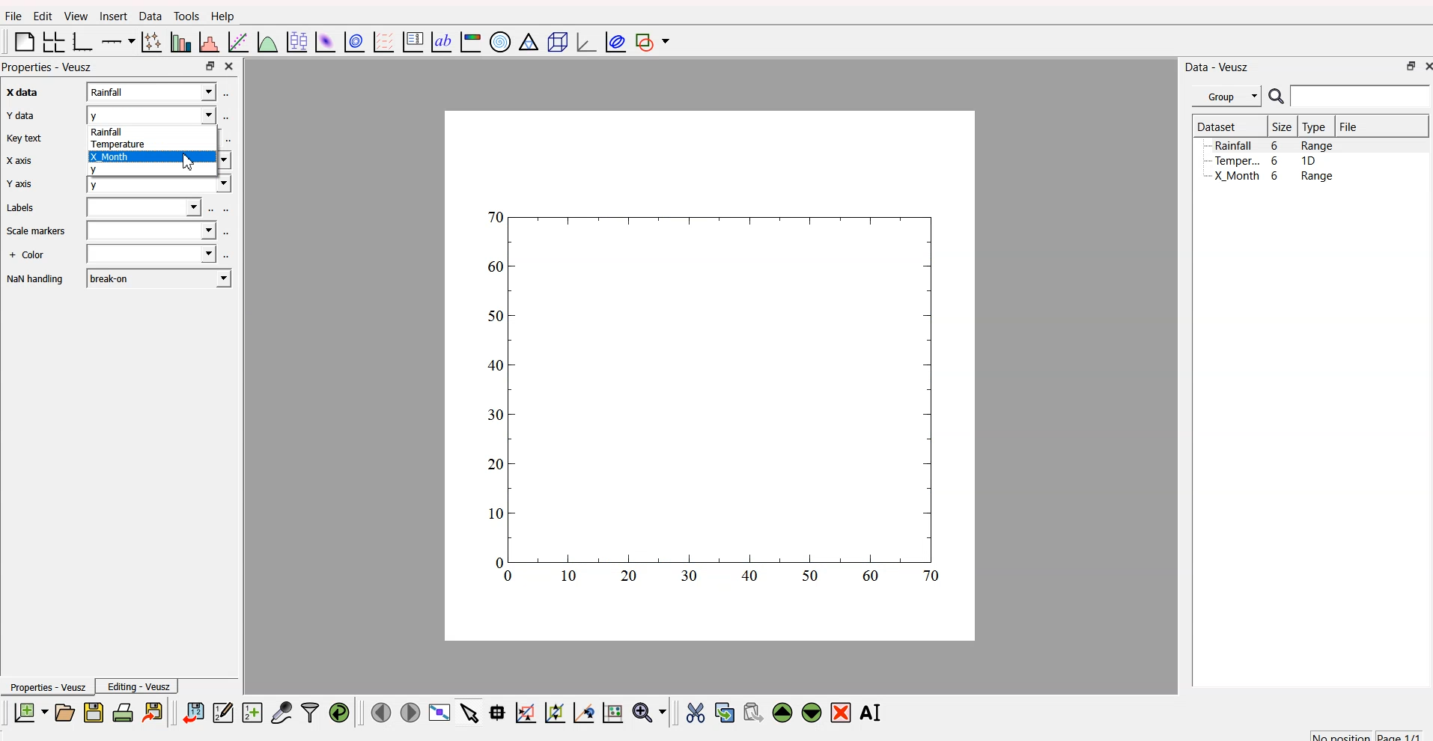 The width and height of the screenshot is (1433, 741). What do you see at coordinates (296, 40) in the screenshot?
I see `plot box plots` at bounding box center [296, 40].